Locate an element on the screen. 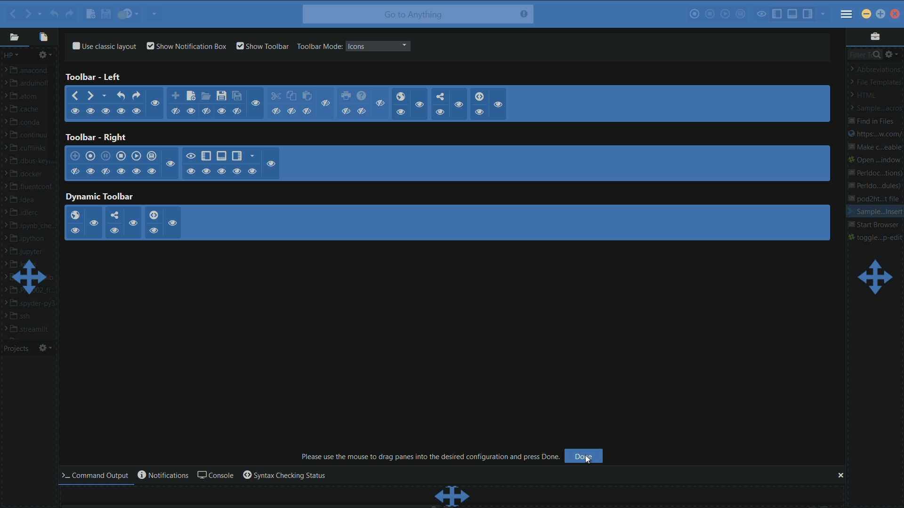  syntax checking status is located at coordinates (284, 476).